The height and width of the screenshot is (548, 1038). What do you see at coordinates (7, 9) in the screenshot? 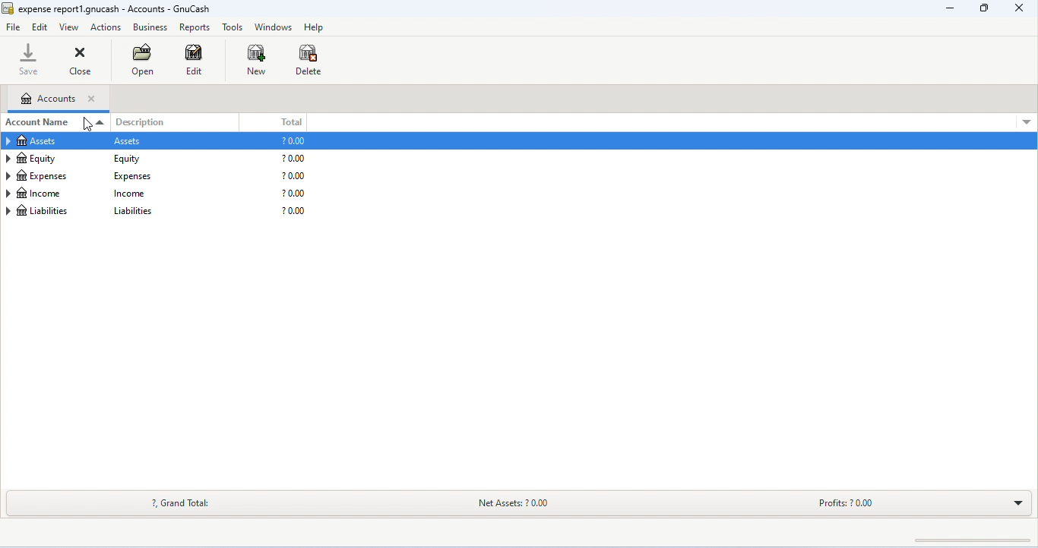
I see `icon` at bounding box center [7, 9].